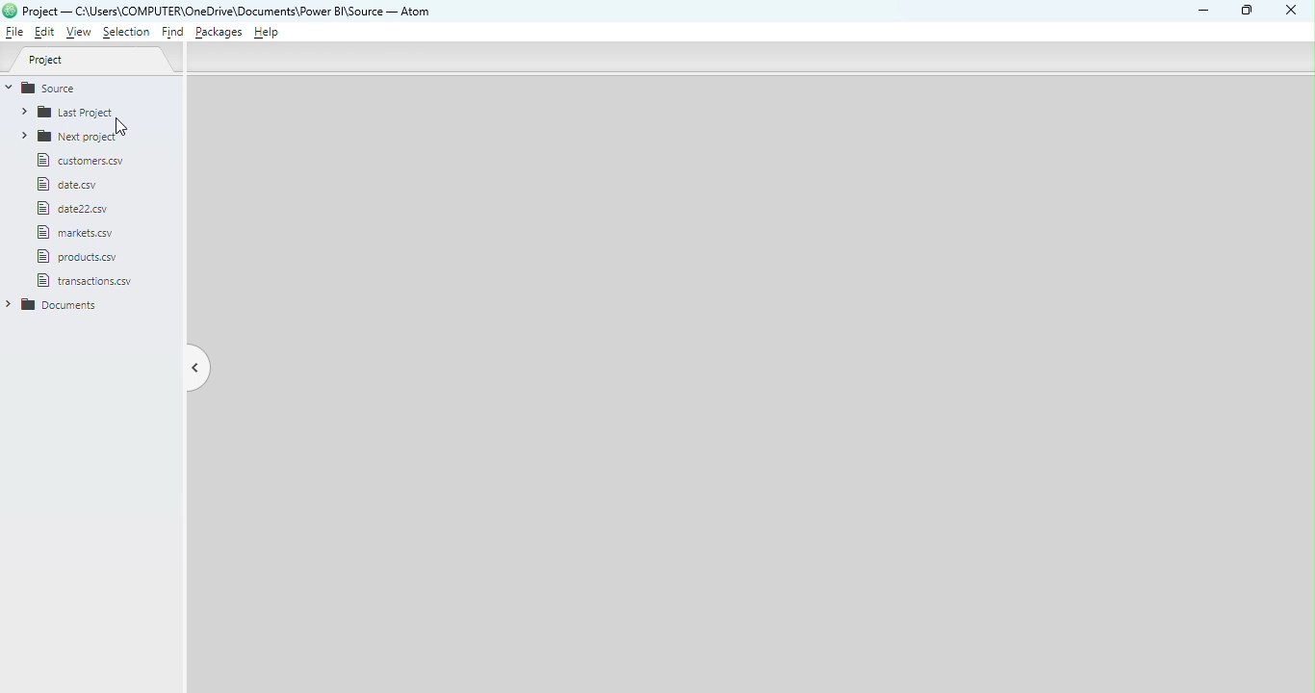  Describe the element at coordinates (75, 209) in the screenshot. I see `file` at that location.